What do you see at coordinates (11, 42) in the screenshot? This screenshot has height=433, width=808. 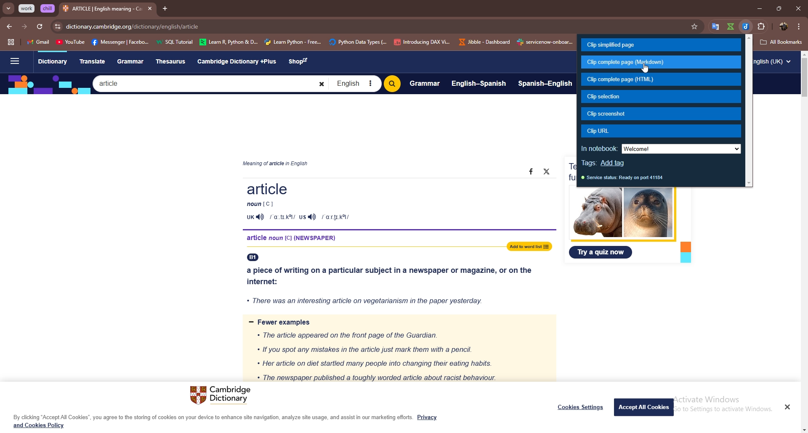 I see `tab groups` at bounding box center [11, 42].